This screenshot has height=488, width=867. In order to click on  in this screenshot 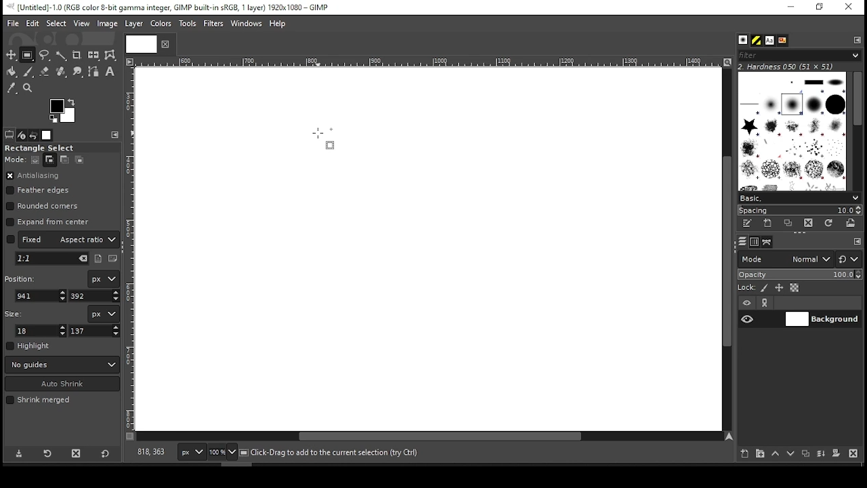, I will do `click(131, 249)`.